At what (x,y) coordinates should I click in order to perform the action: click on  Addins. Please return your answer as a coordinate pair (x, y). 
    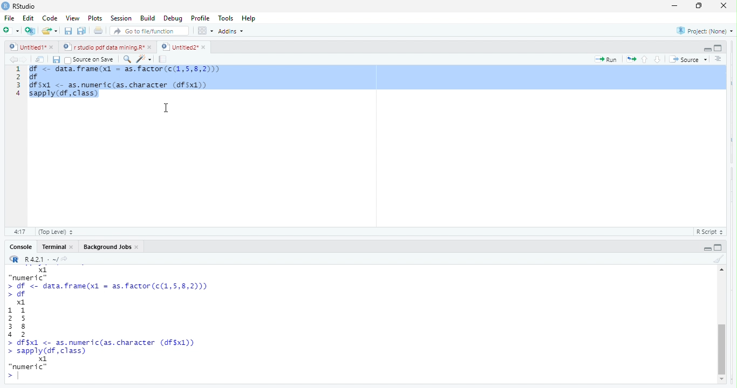
    Looking at the image, I should click on (233, 31).